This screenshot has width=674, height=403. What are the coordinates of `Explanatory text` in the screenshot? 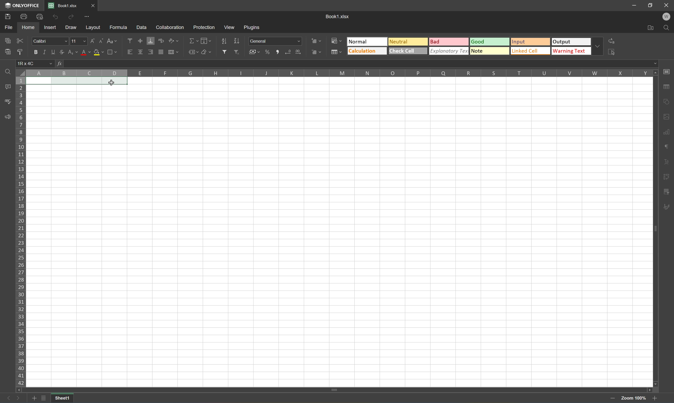 It's located at (449, 51).